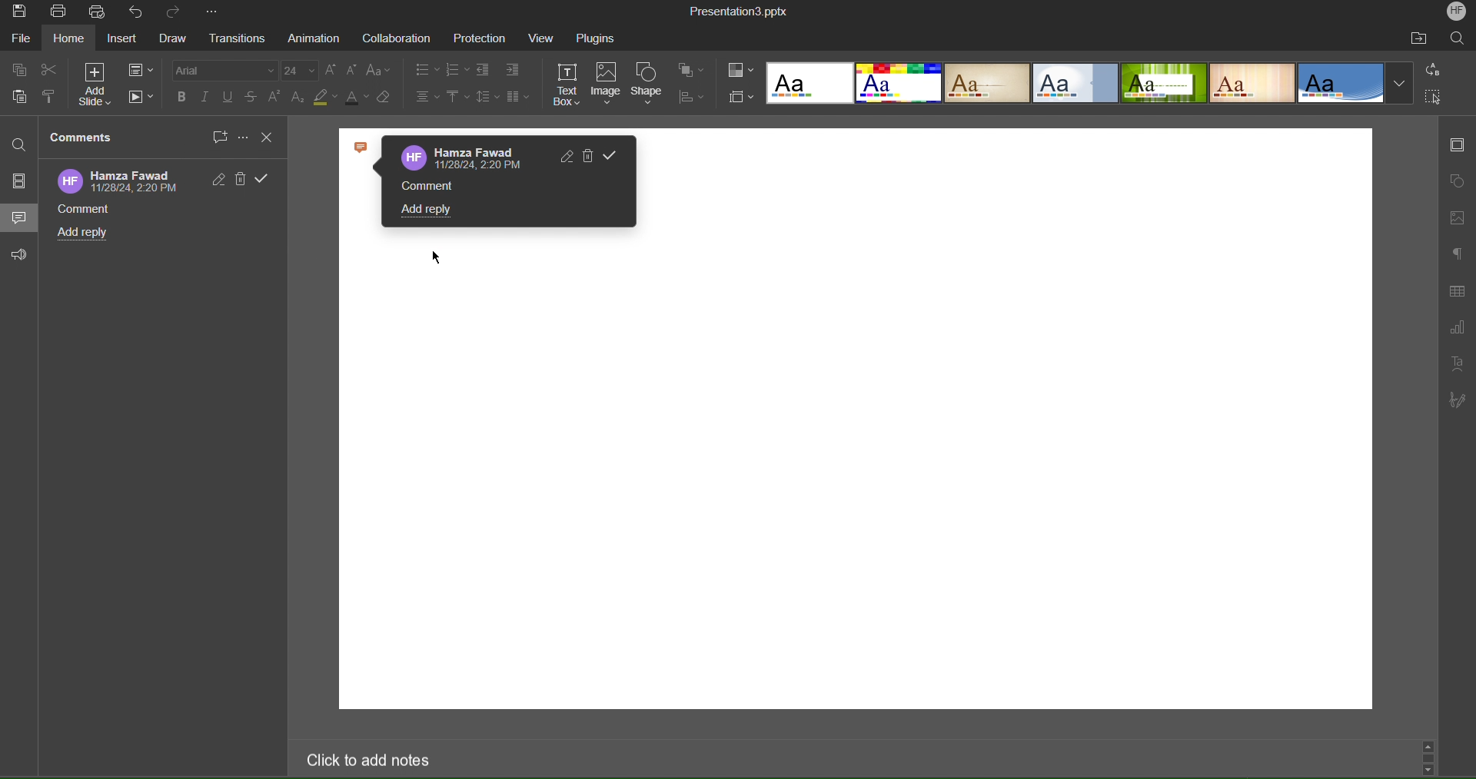 The width and height of the screenshot is (1476, 779). Describe the element at coordinates (437, 257) in the screenshot. I see `cursor` at that location.